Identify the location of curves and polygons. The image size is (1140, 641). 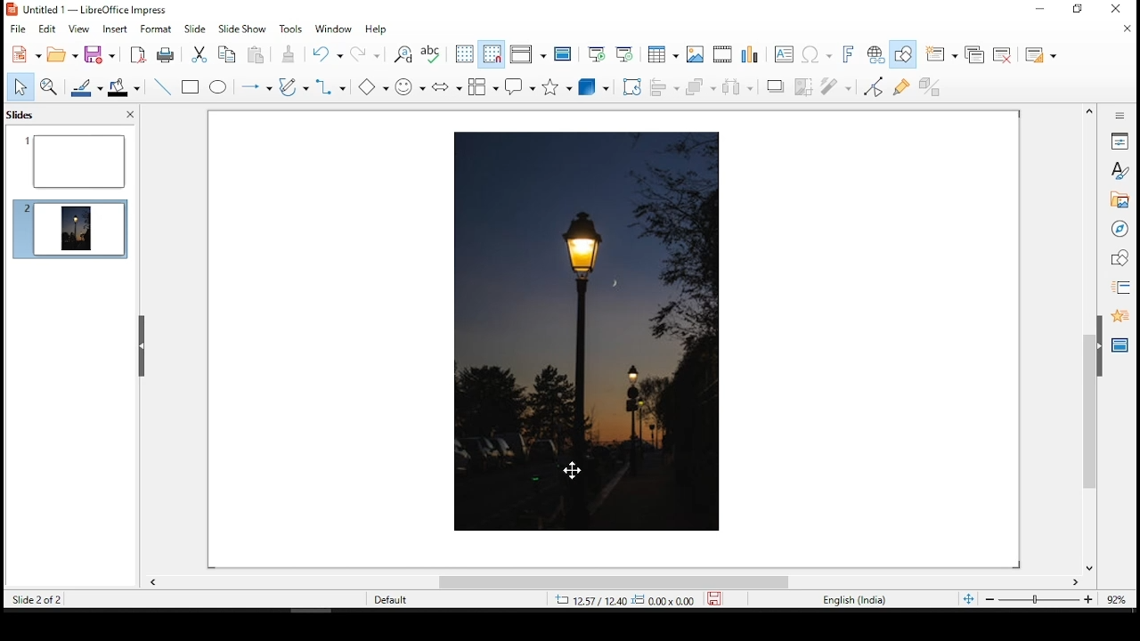
(291, 86).